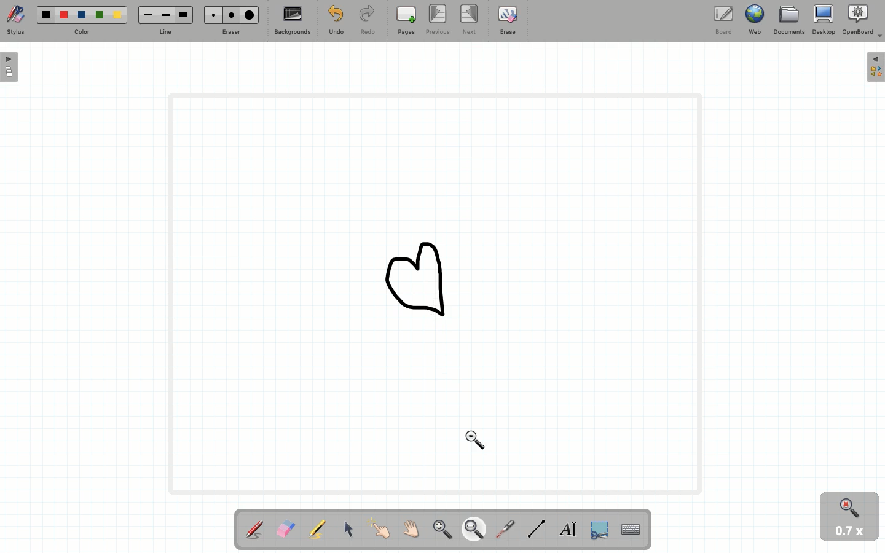 The width and height of the screenshot is (885, 553). What do you see at coordinates (431, 295) in the screenshot?
I see `Frame (Zoomed out)` at bounding box center [431, 295].